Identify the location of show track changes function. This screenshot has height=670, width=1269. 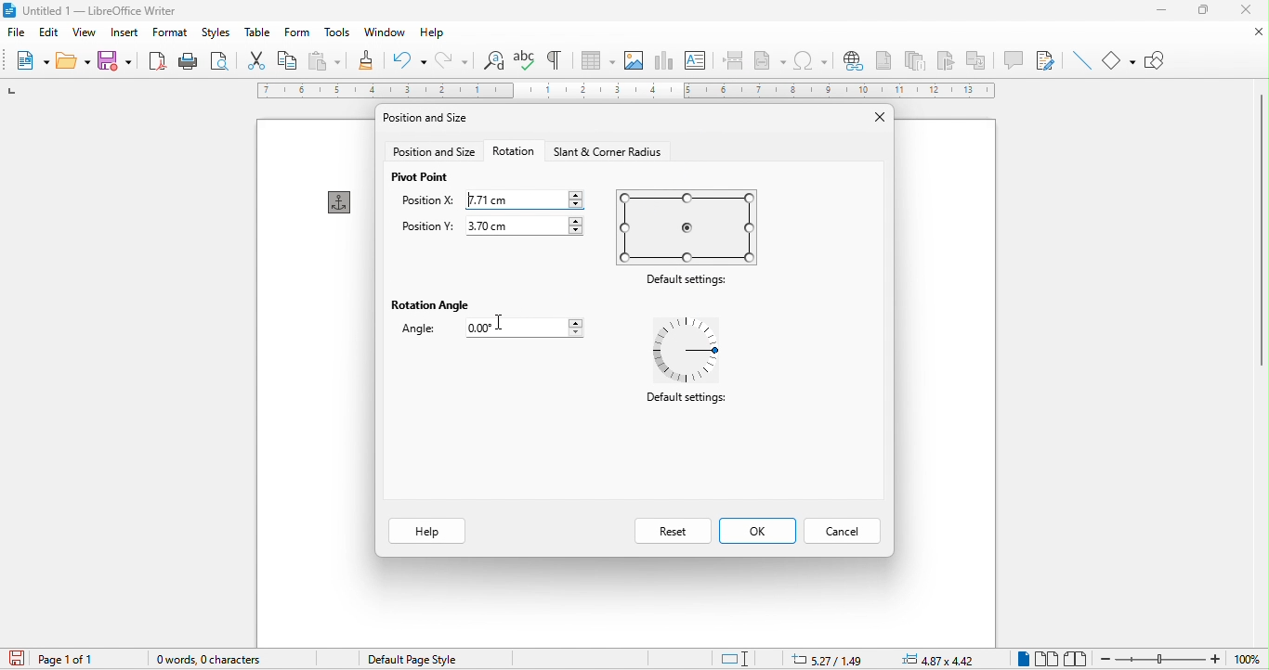
(1045, 59).